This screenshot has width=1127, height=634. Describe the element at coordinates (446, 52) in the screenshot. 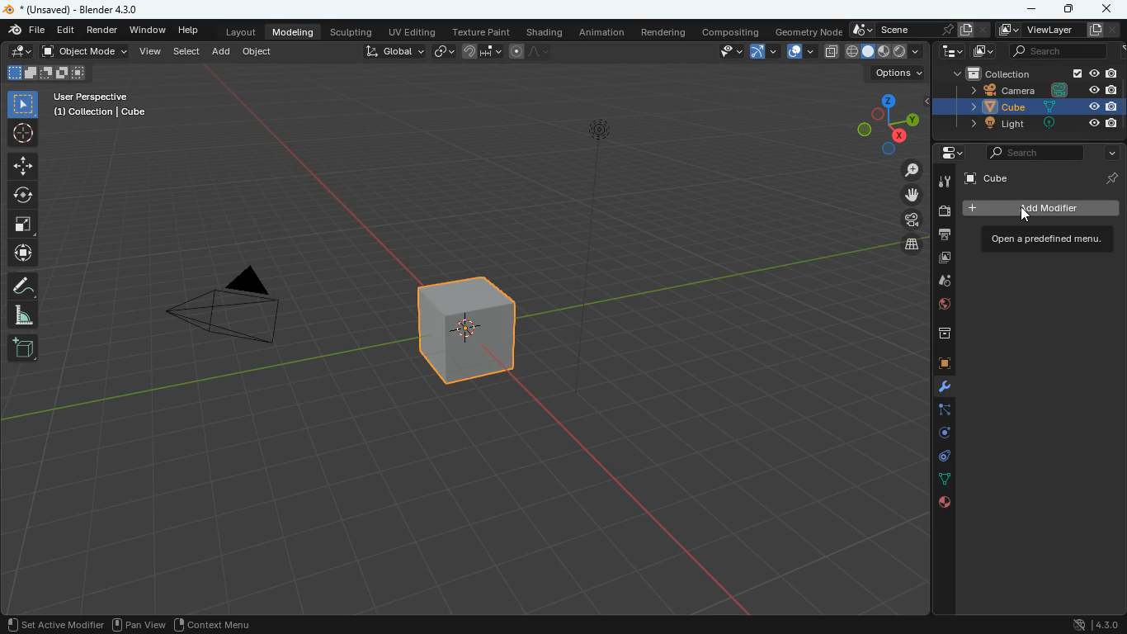

I see `link` at that location.